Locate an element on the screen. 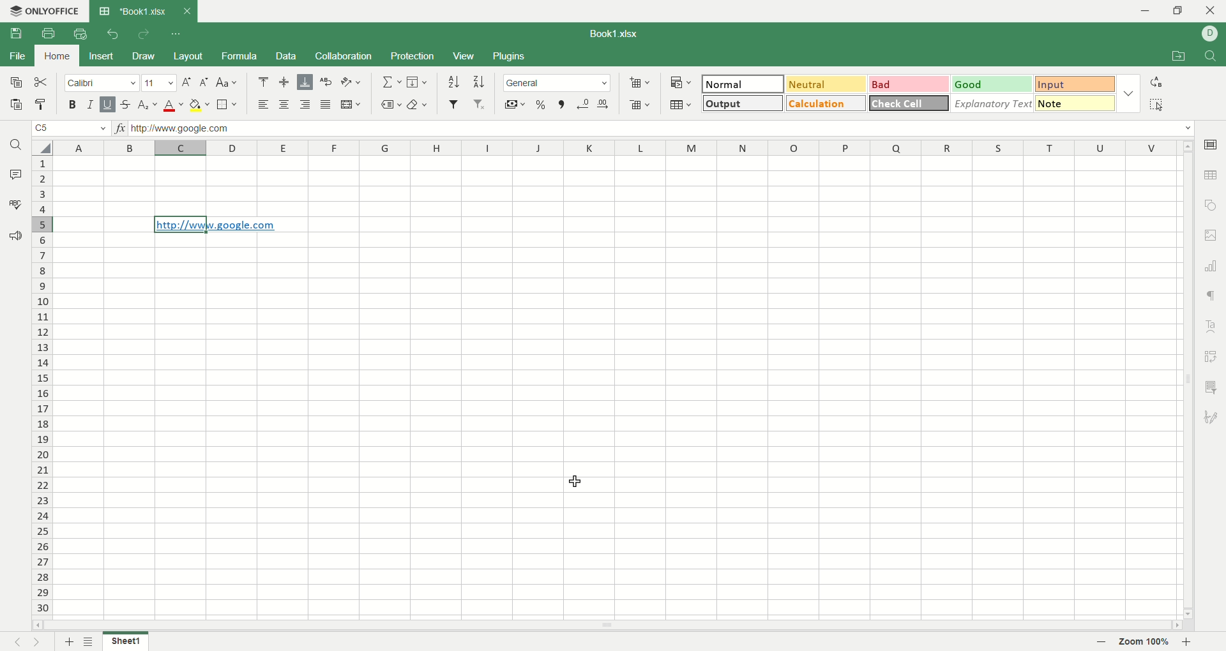 The image size is (1226, 651). conditional formatting is located at coordinates (679, 81).